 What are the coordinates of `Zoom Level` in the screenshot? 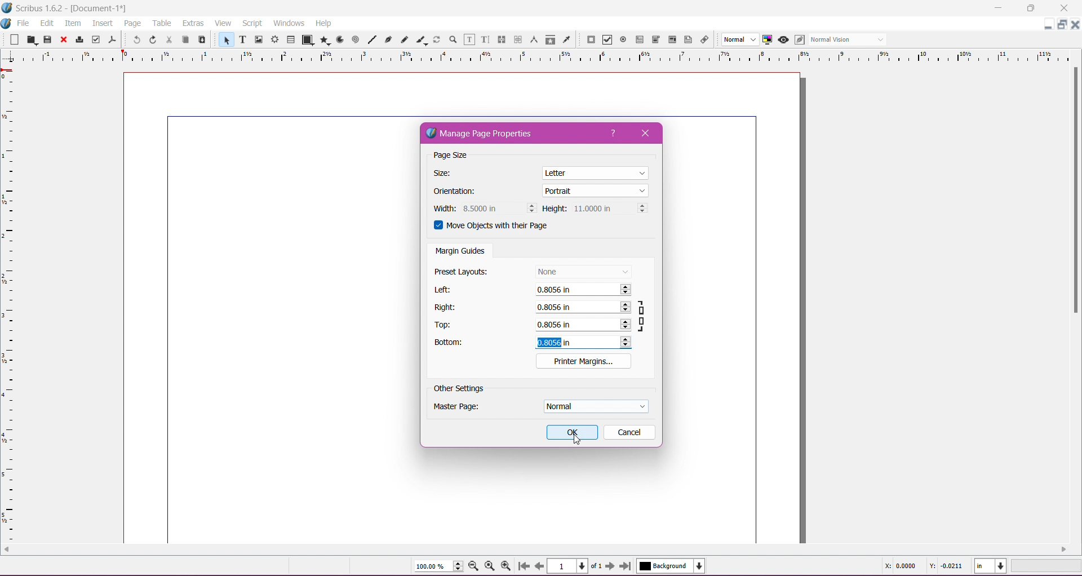 It's located at (1047, 566).